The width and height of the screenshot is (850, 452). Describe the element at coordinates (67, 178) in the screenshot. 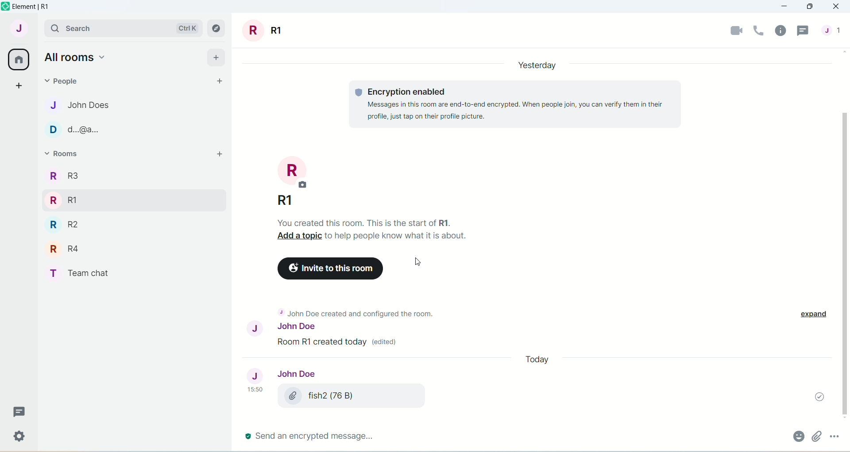

I see `R3` at that location.